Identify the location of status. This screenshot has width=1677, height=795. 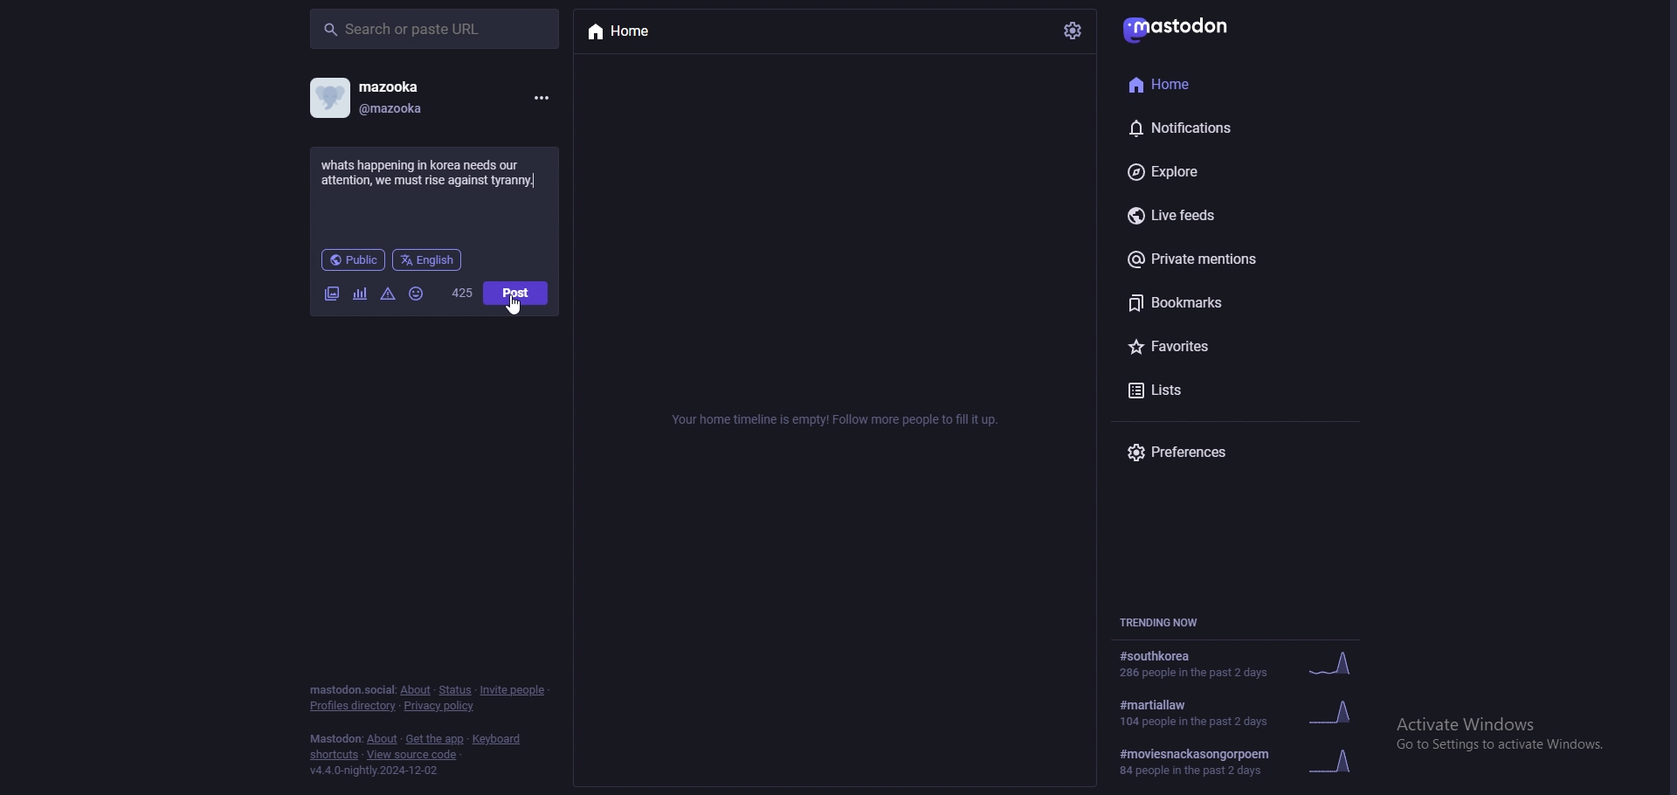
(433, 173).